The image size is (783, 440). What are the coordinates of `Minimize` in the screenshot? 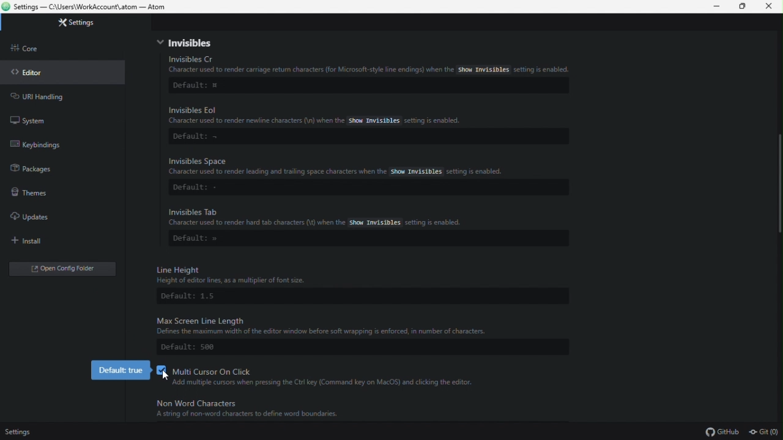 It's located at (713, 7).